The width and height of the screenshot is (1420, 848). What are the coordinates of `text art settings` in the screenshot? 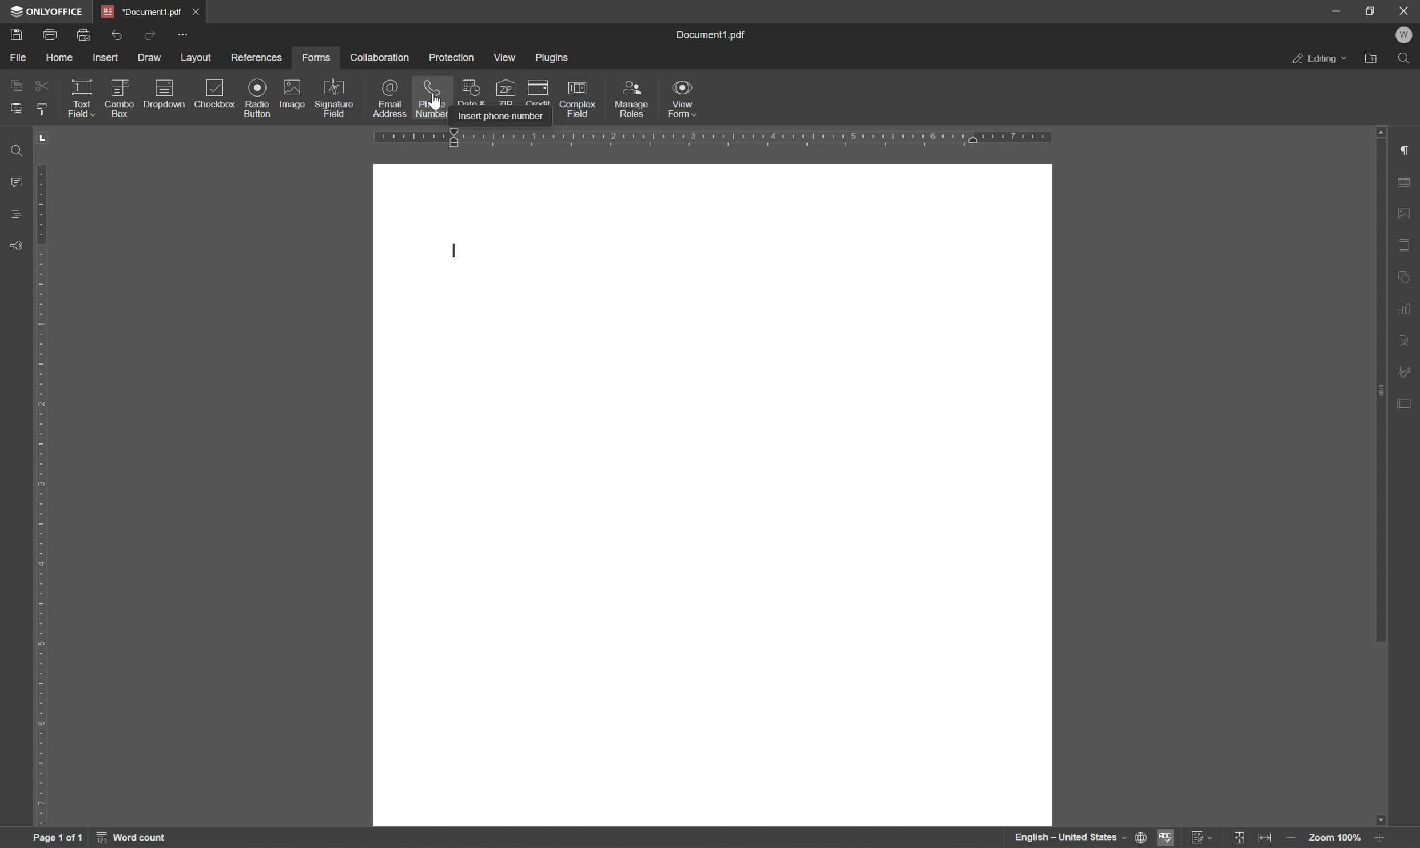 It's located at (1409, 339).